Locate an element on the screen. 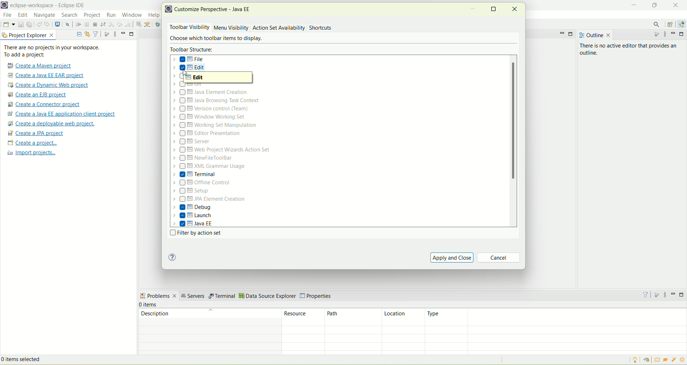  create a EJB project is located at coordinates (39, 95).